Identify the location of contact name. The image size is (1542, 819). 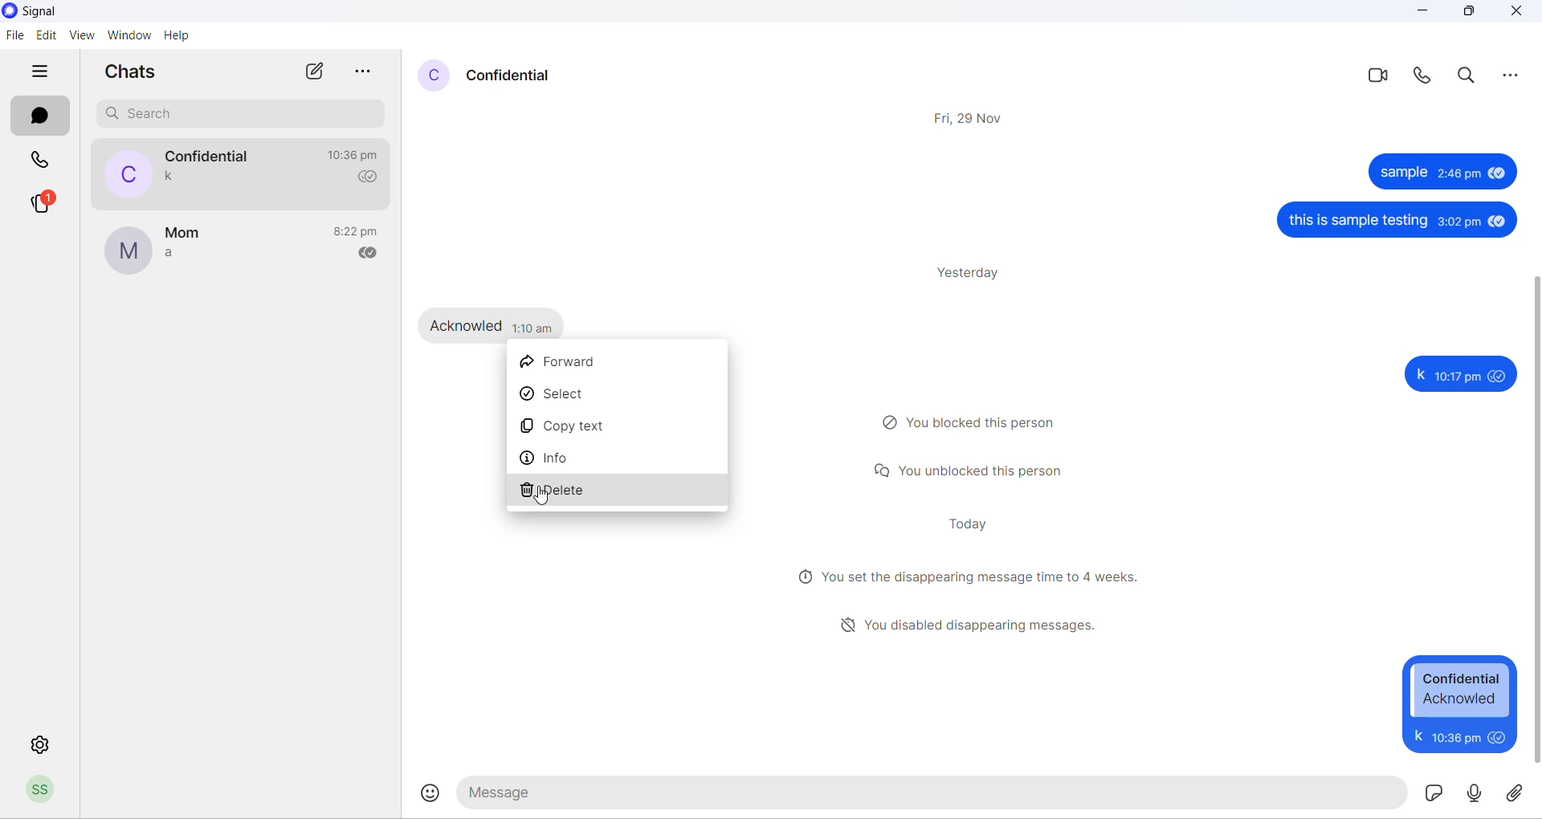
(512, 77).